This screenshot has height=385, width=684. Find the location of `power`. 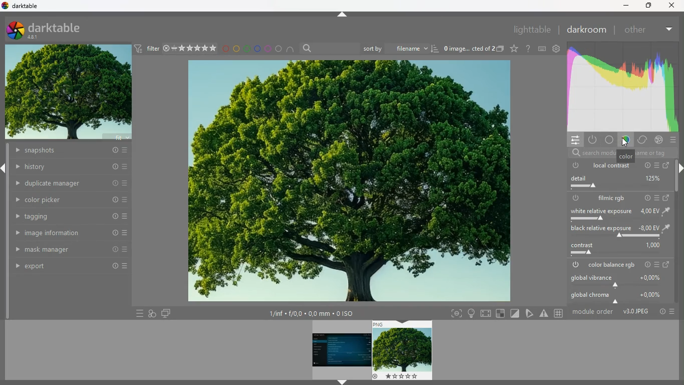

power is located at coordinates (592, 139).